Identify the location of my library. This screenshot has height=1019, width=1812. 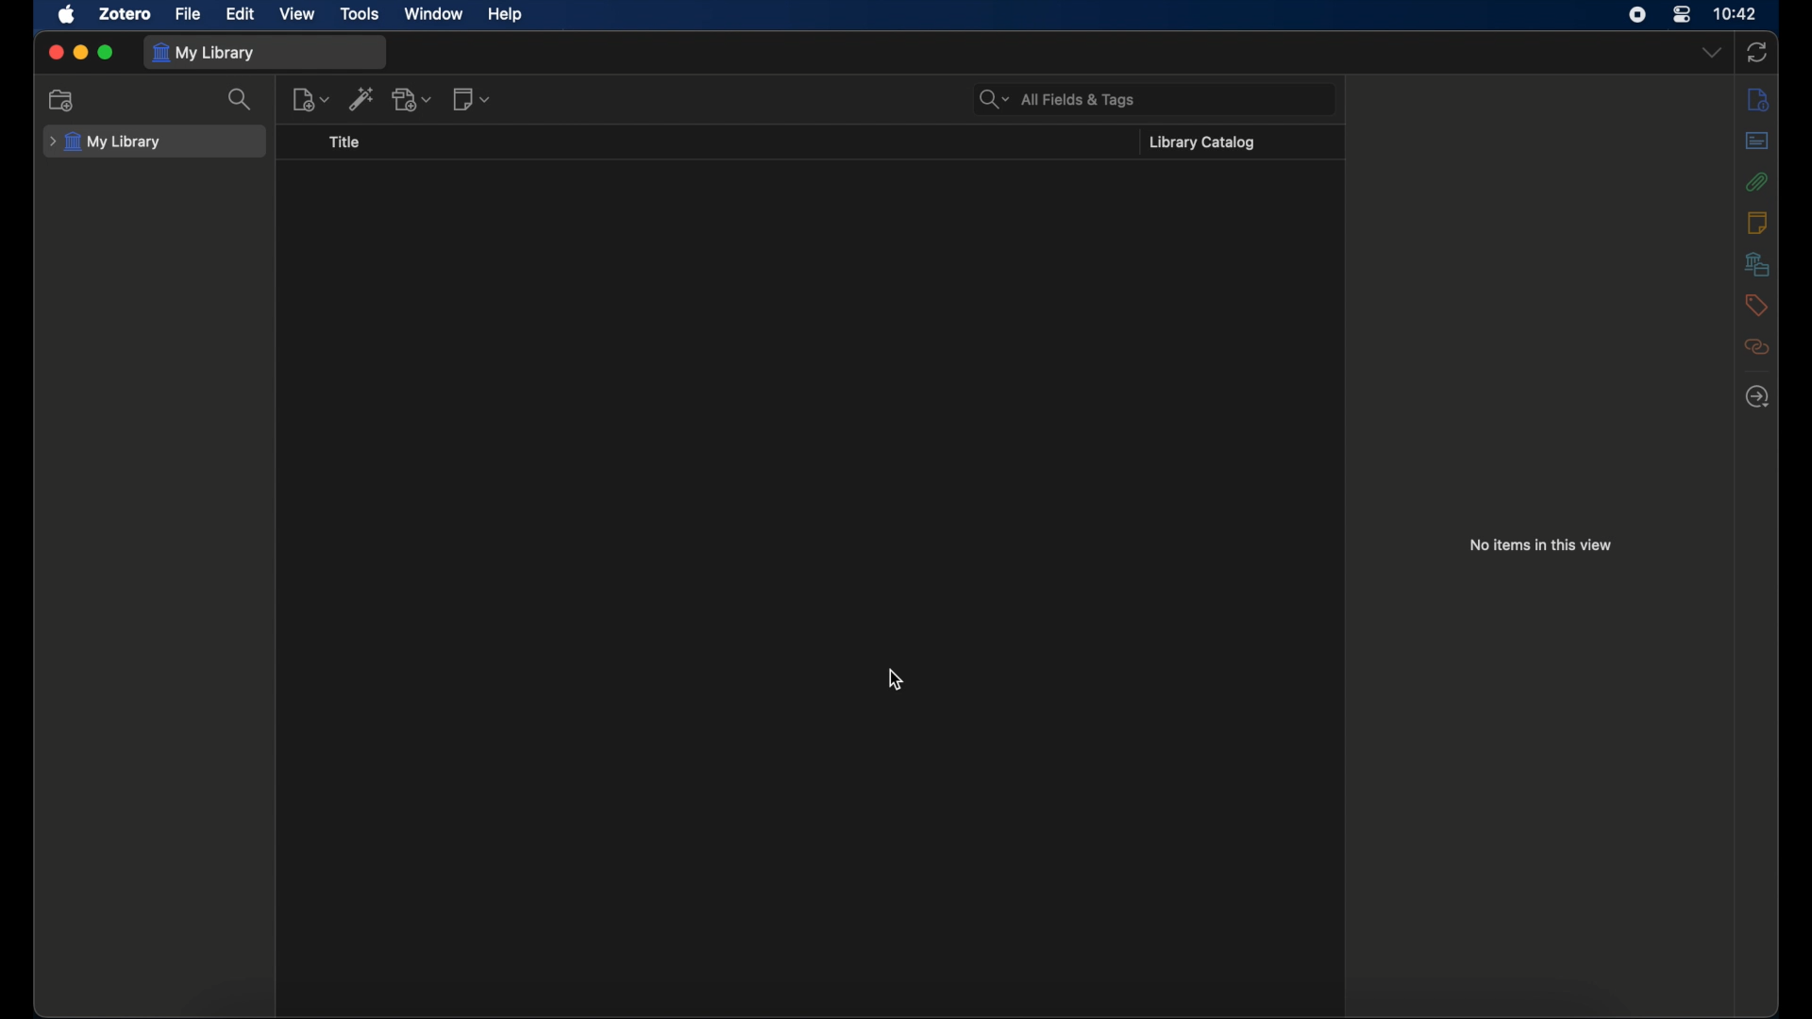
(107, 142).